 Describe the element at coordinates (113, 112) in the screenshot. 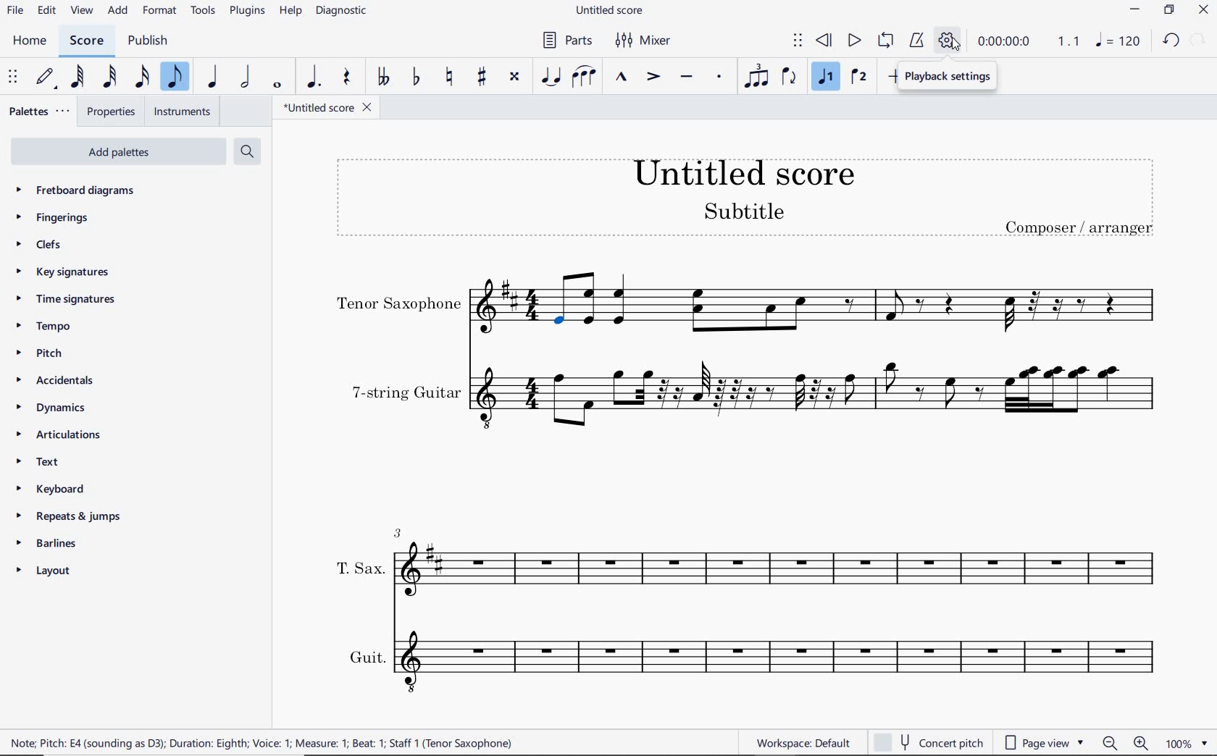

I see `PROPERTIES` at that location.